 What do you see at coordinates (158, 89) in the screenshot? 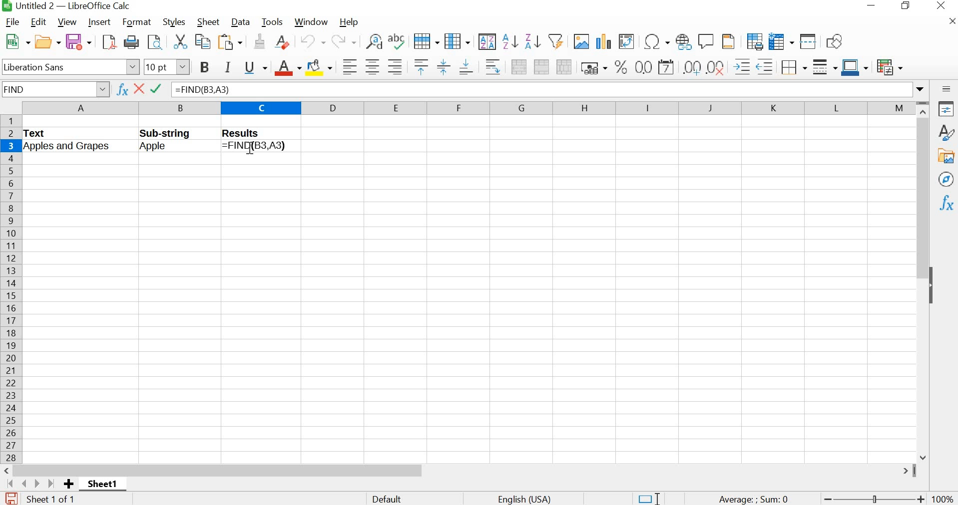
I see `select function / formula` at bounding box center [158, 89].